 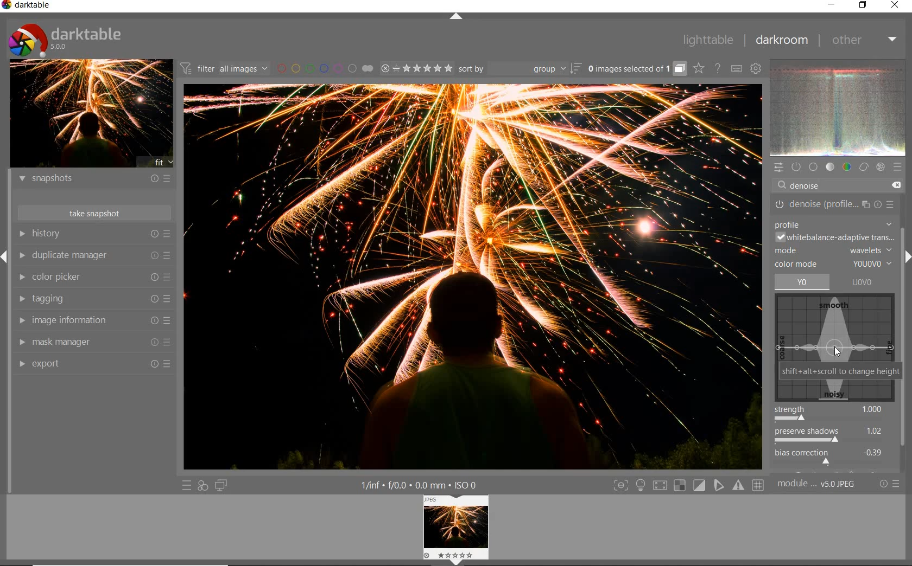 I want to click on enable online help, so click(x=719, y=69).